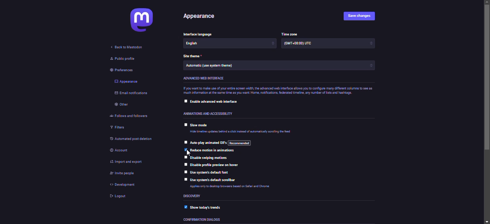 Image resolution: width=490 pixels, height=224 pixels. Describe the element at coordinates (185, 179) in the screenshot. I see `click to select` at that location.